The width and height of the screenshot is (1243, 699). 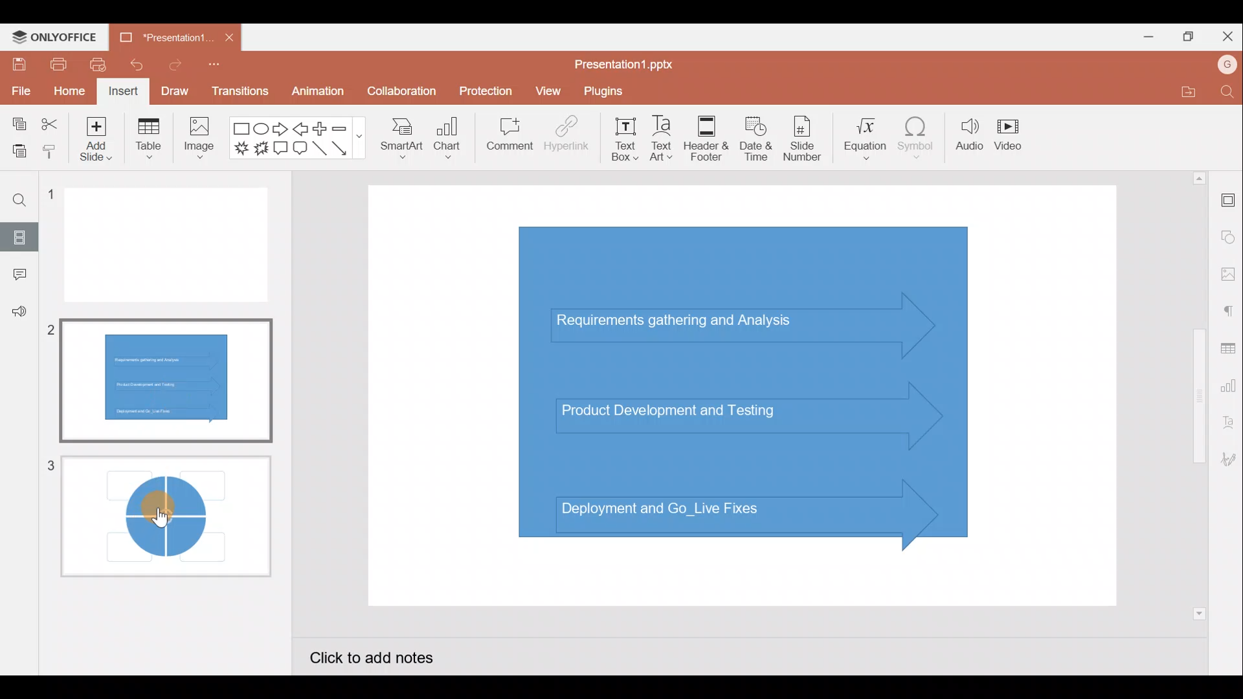 I want to click on Slides, so click(x=19, y=234).